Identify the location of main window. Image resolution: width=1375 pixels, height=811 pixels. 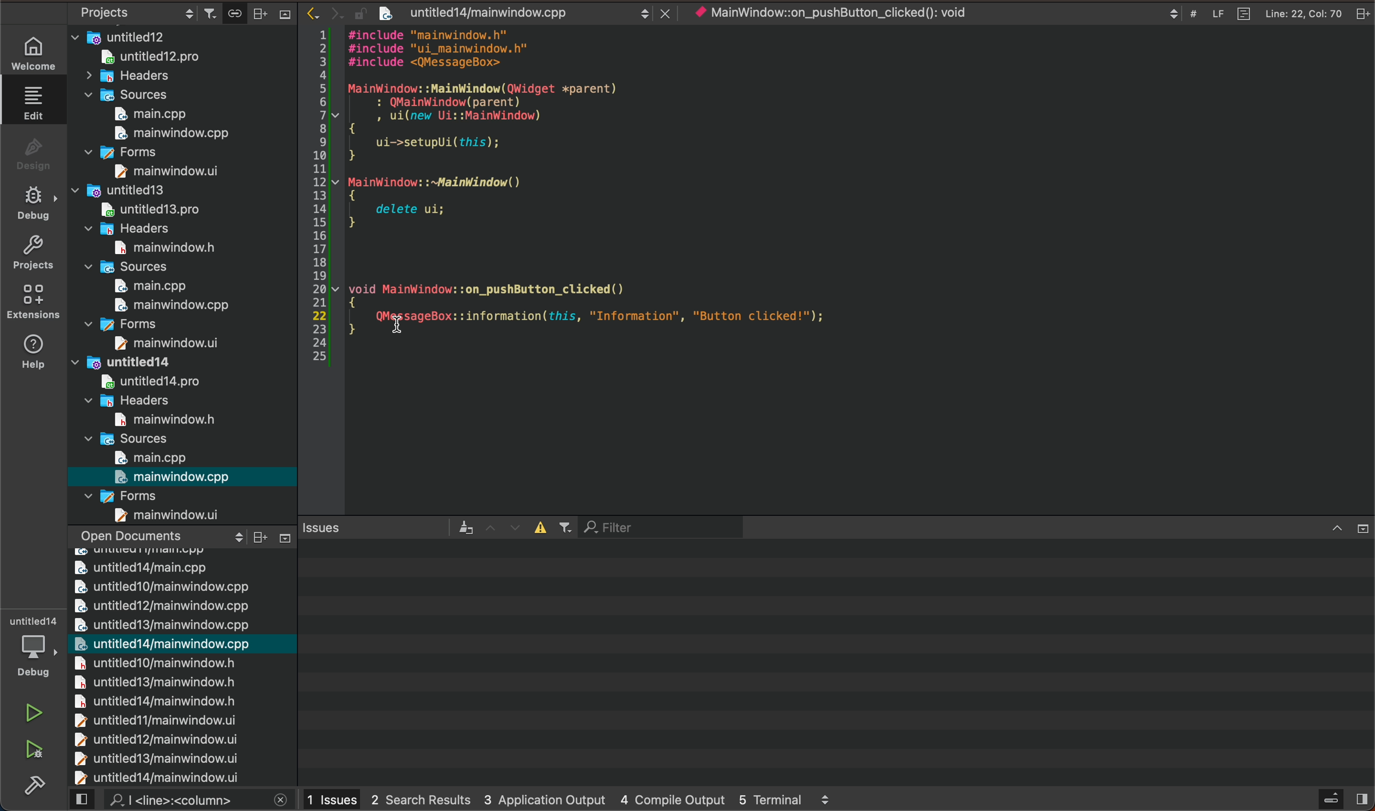
(160, 171).